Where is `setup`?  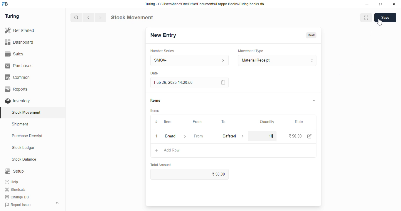
setup is located at coordinates (14, 171).